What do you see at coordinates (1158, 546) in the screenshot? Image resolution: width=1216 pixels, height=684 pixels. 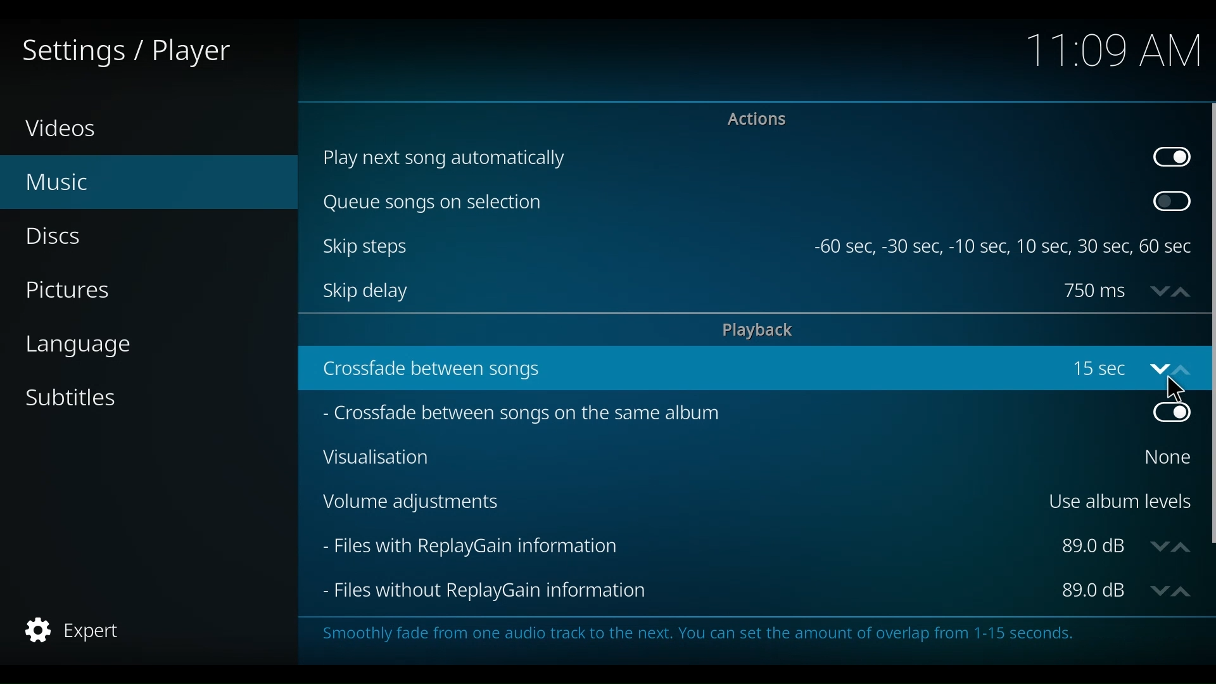 I see `down` at bounding box center [1158, 546].